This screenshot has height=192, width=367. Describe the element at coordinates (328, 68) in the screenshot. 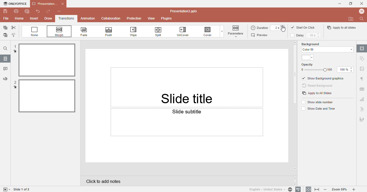

I see `Opacity` at that location.